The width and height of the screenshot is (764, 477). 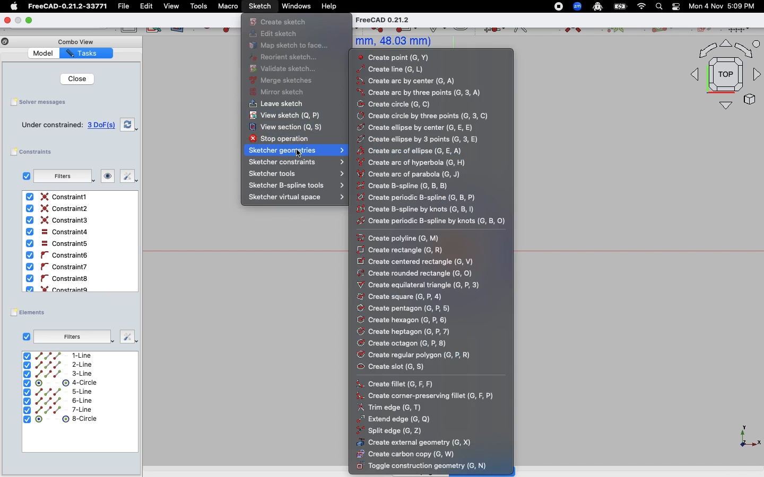 What do you see at coordinates (743, 439) in the screenshot?
I see `X, Y, Z` at bounding box center [743, 439].